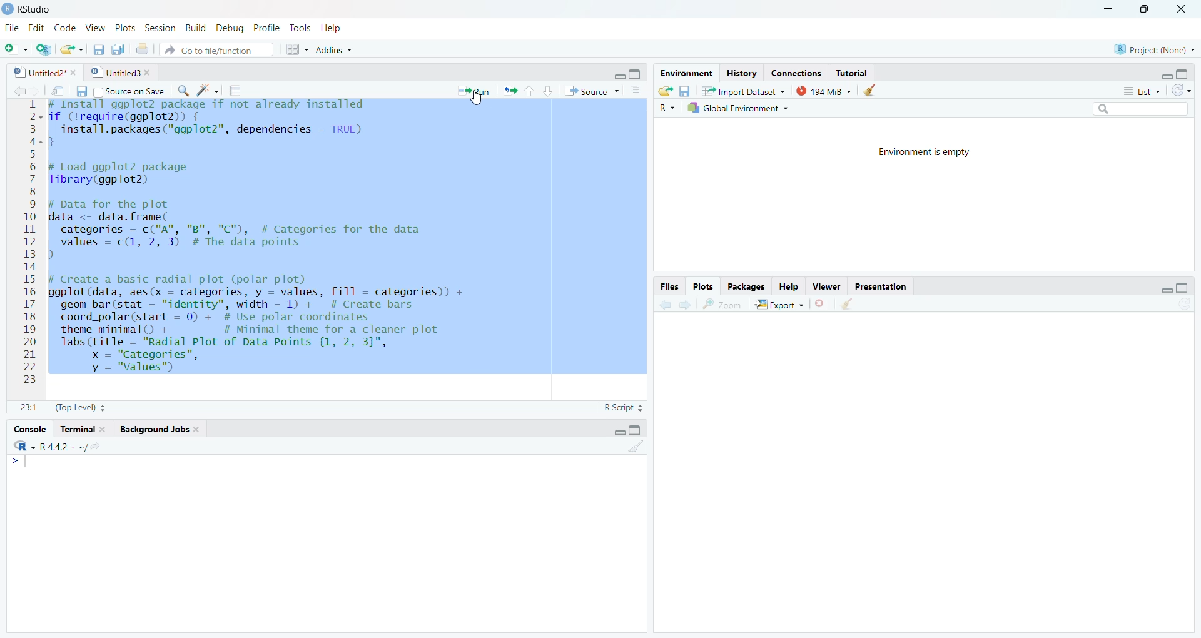 Image resolution: width=1201 pixels, height=638 pixels. I want to click on show in new window, so click(58, 93).